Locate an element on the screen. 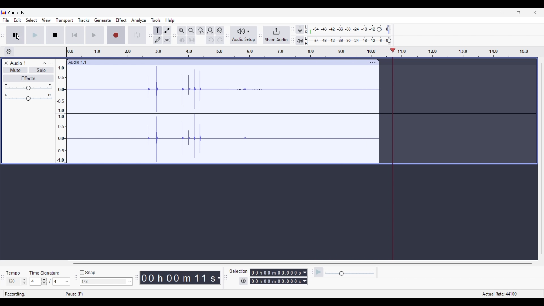 The image size is (544, 306). L R L R is located at coordinates (307, 36).